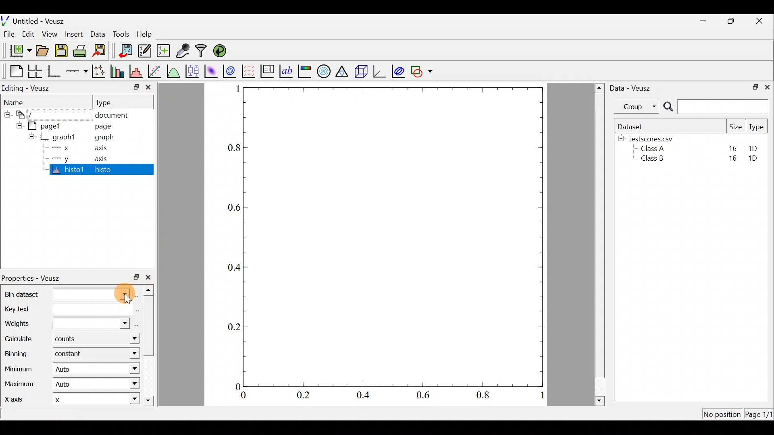  Describe the element at coordinates (30, 34) in the screenshot. I see `Edit` at that location.